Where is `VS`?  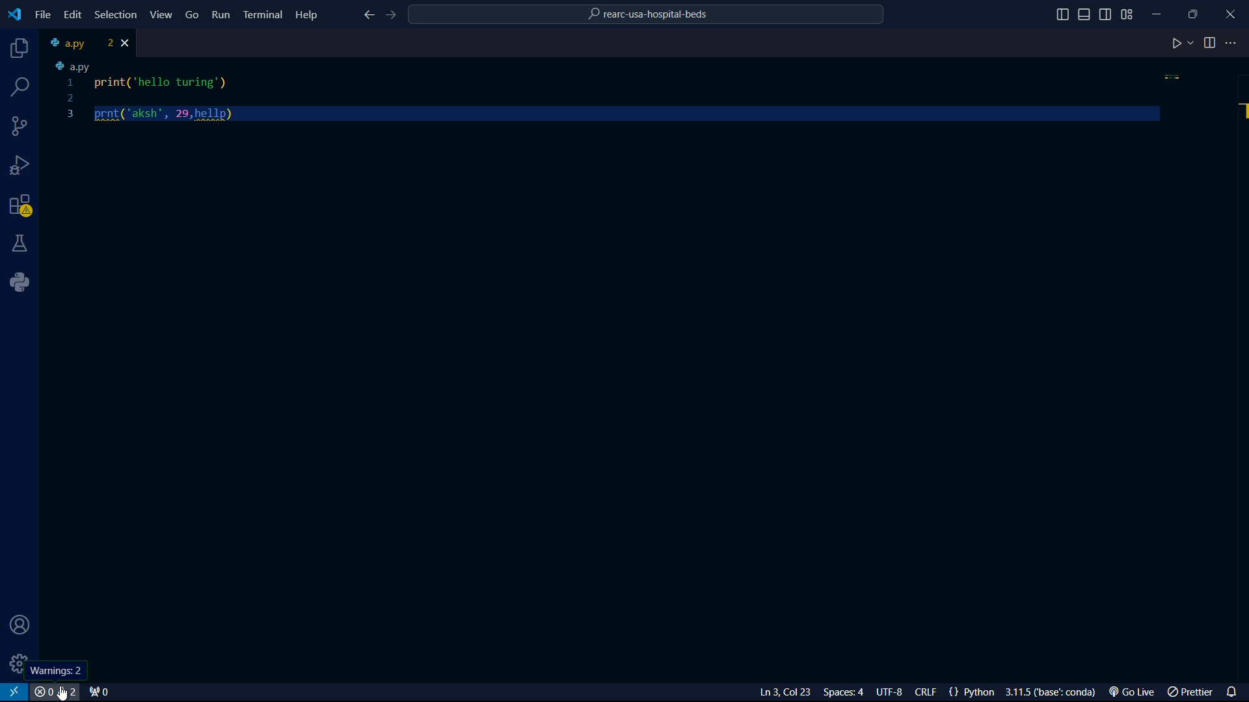 VS is located at coordinates (14, 692).